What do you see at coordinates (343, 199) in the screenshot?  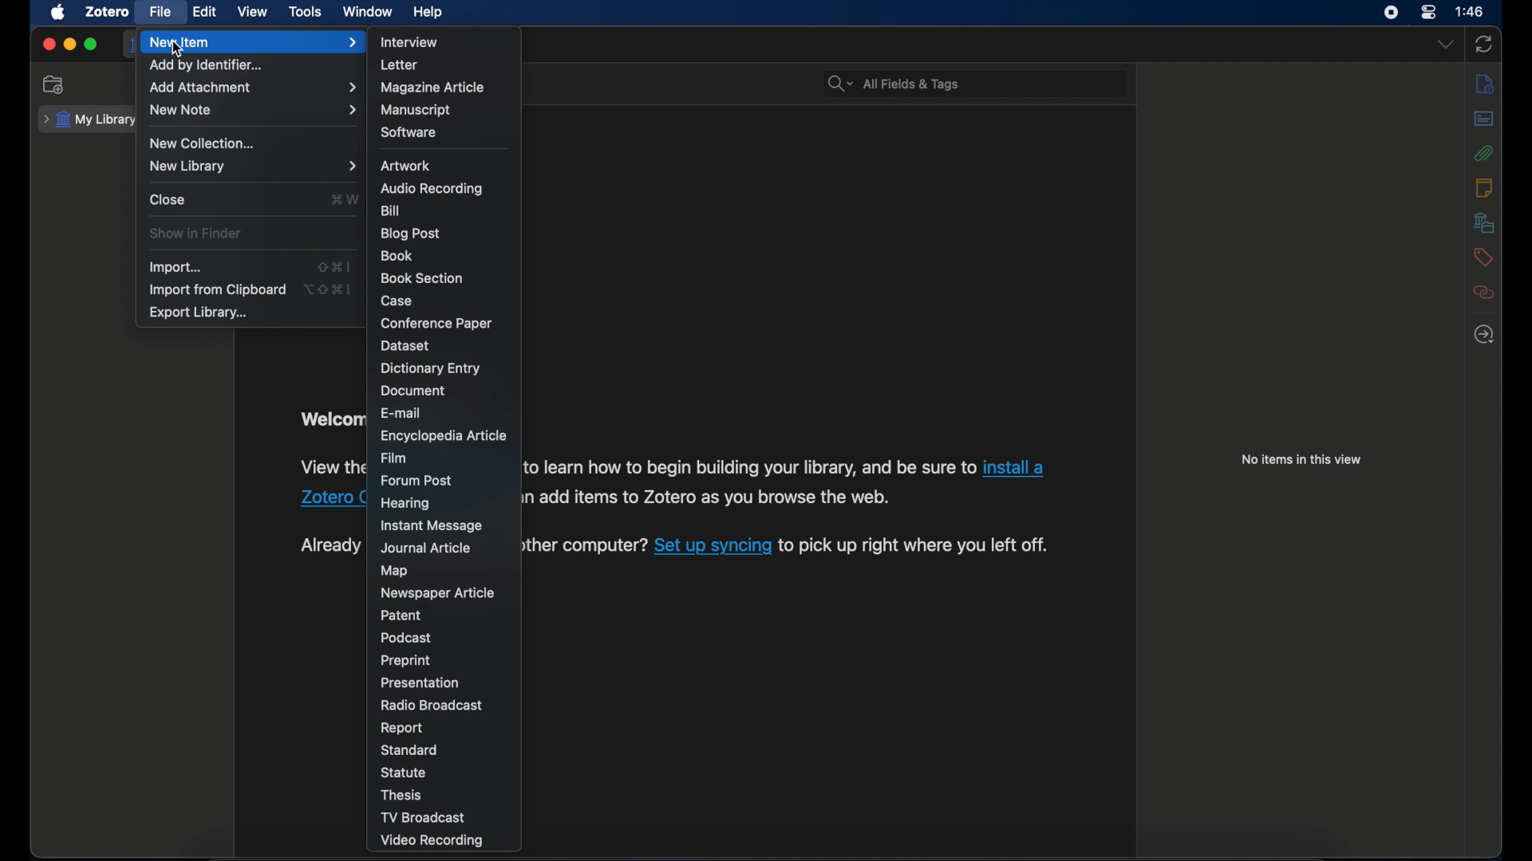 I see `command + W` at bounding box center [343, 199].